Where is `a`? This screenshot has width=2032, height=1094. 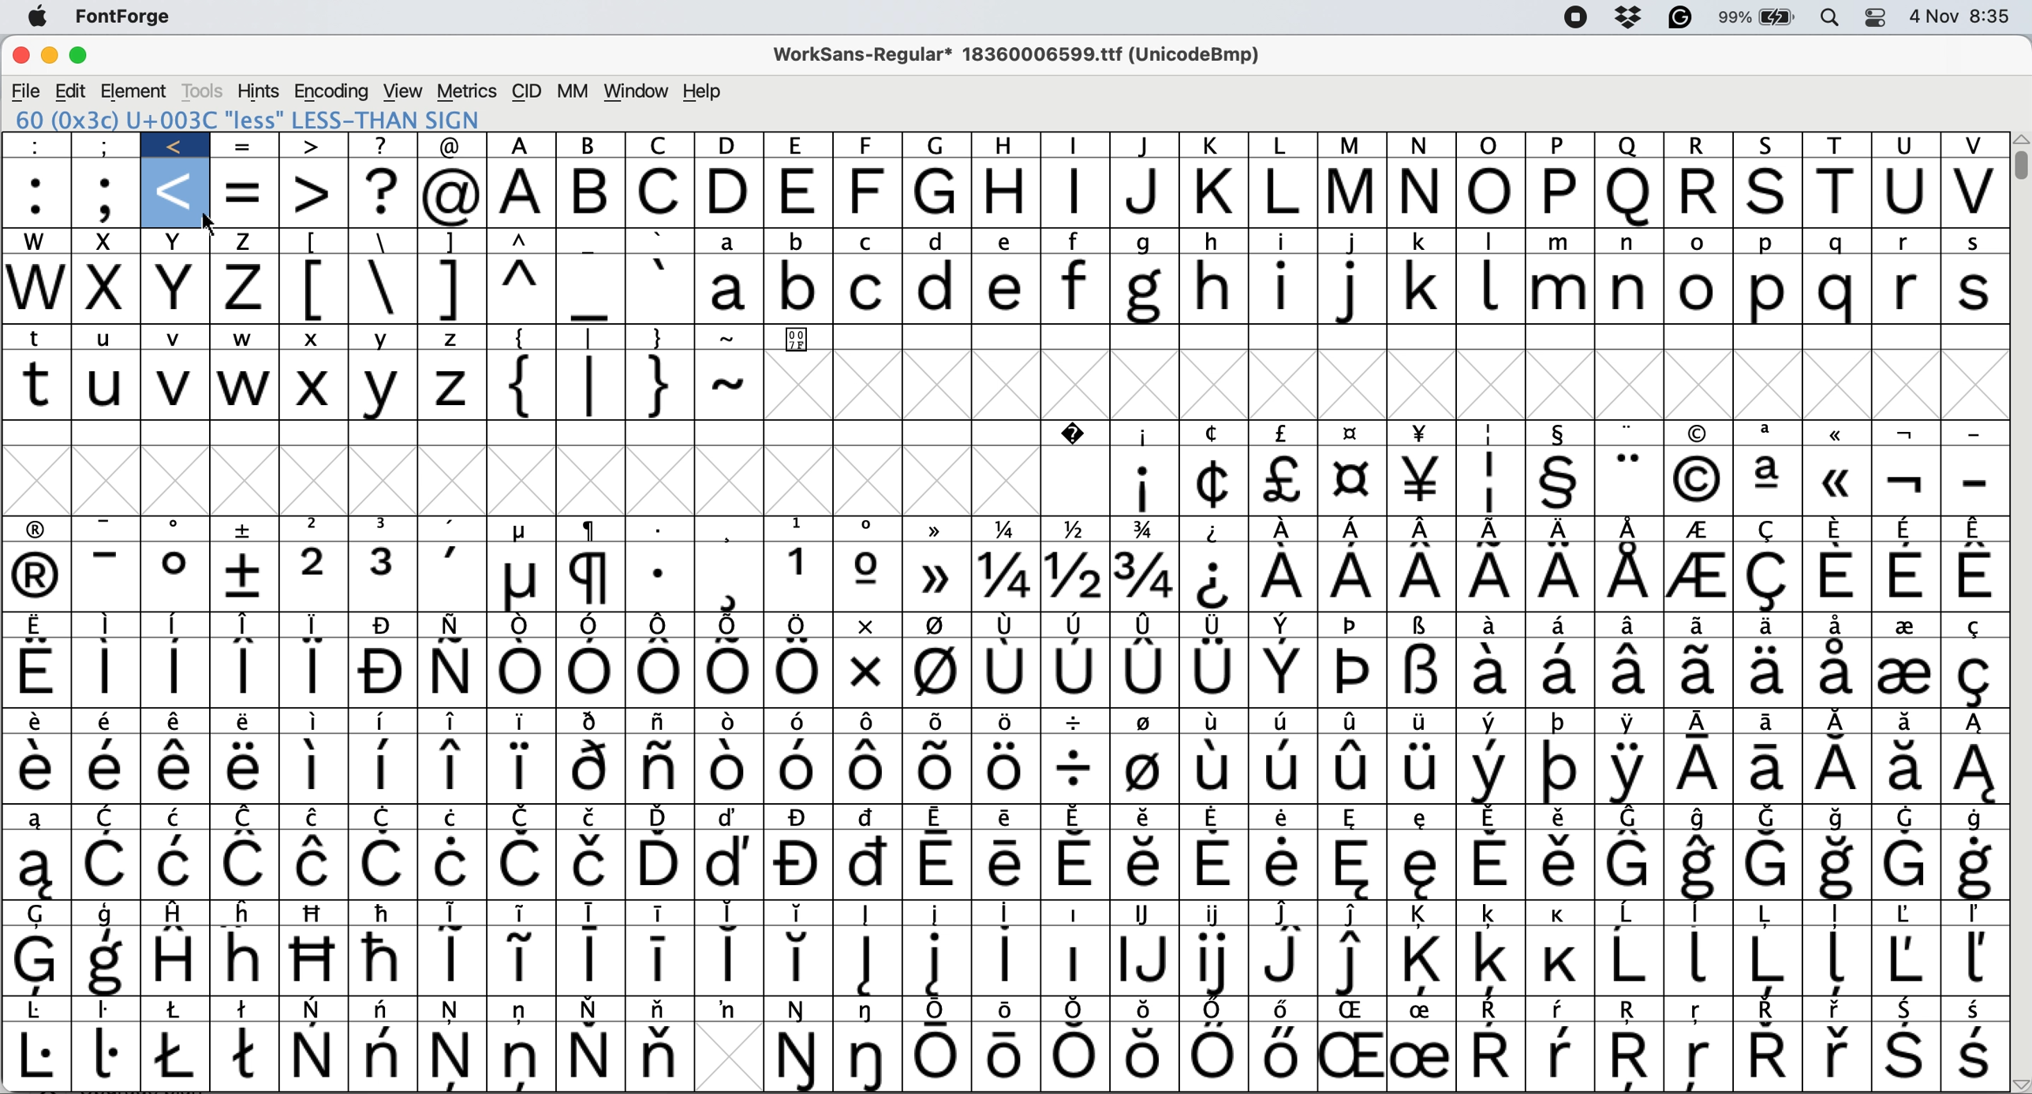 a is located at coordinates (522, 145).